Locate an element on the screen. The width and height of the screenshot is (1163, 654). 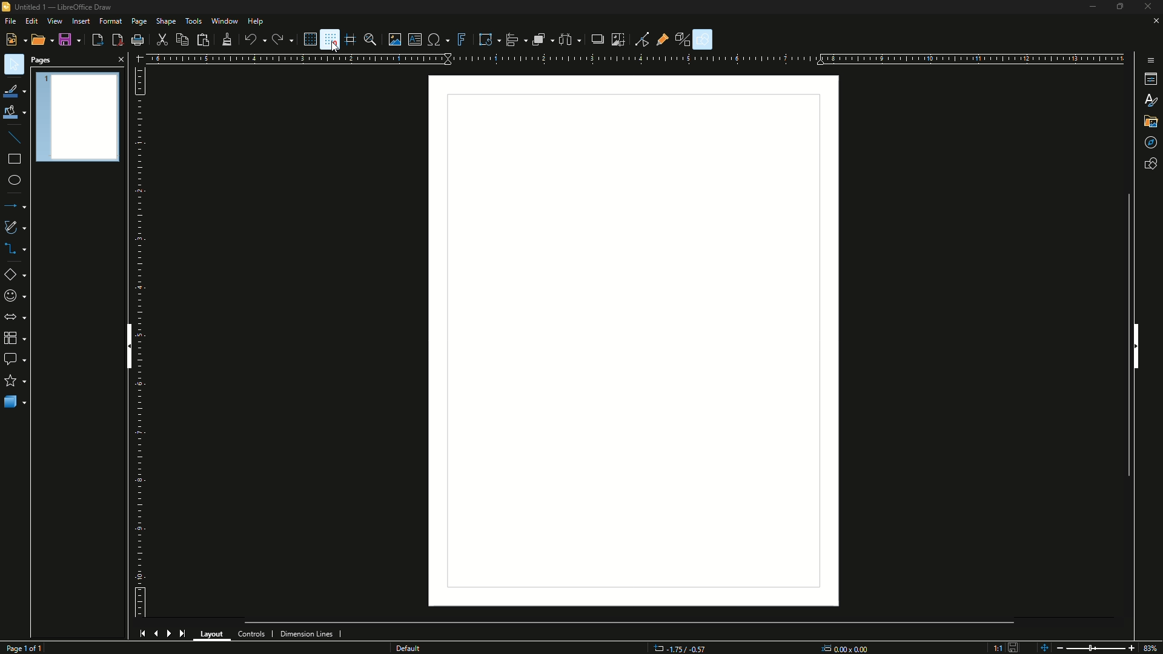
New is located at coordinates (14, 40).